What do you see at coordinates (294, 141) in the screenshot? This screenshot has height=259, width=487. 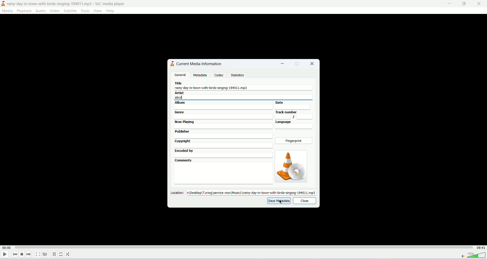 I see `fingerprint` at bounding box center [294, 141].